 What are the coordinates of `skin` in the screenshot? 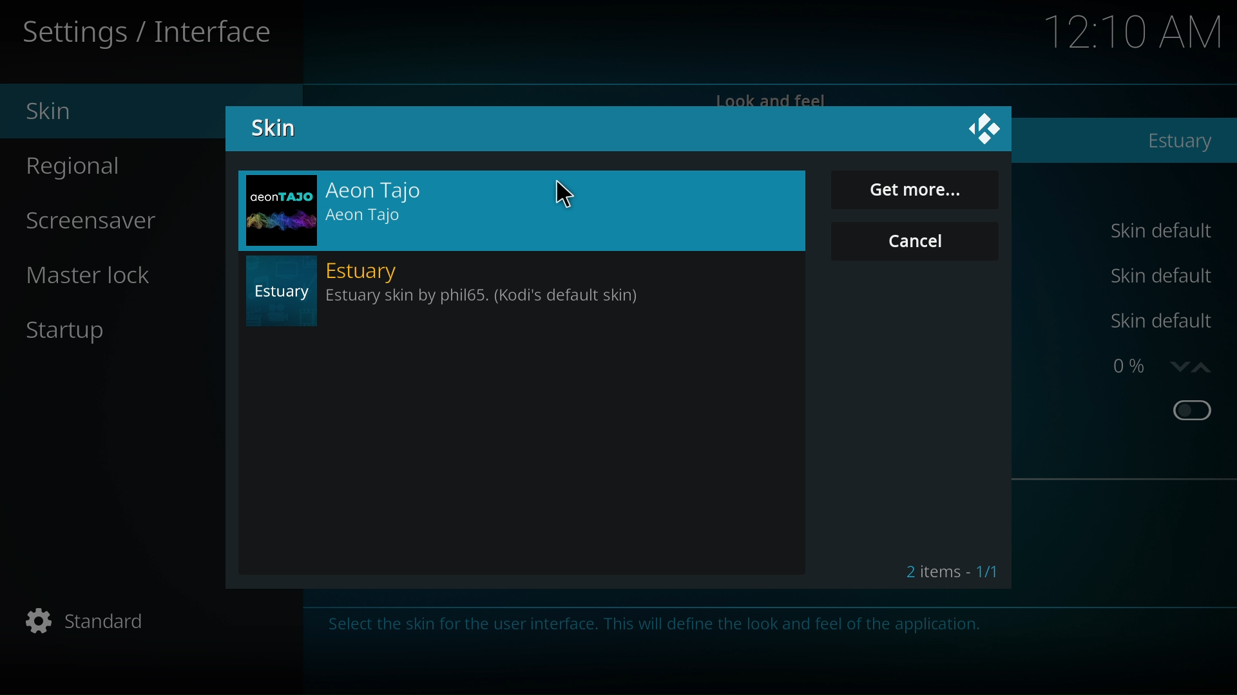 It's located at (270, 132).